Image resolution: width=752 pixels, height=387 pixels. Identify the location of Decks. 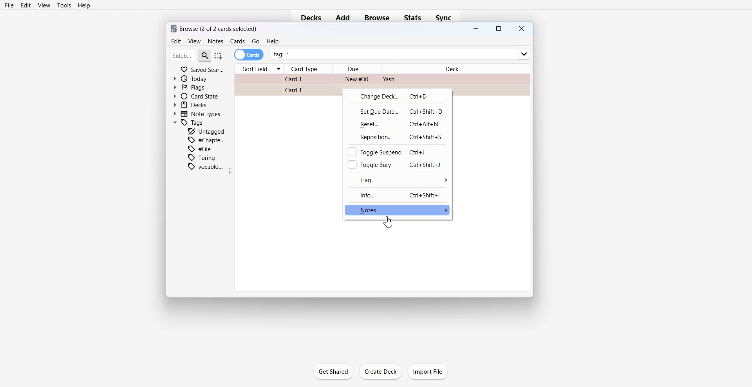
(192, 105).